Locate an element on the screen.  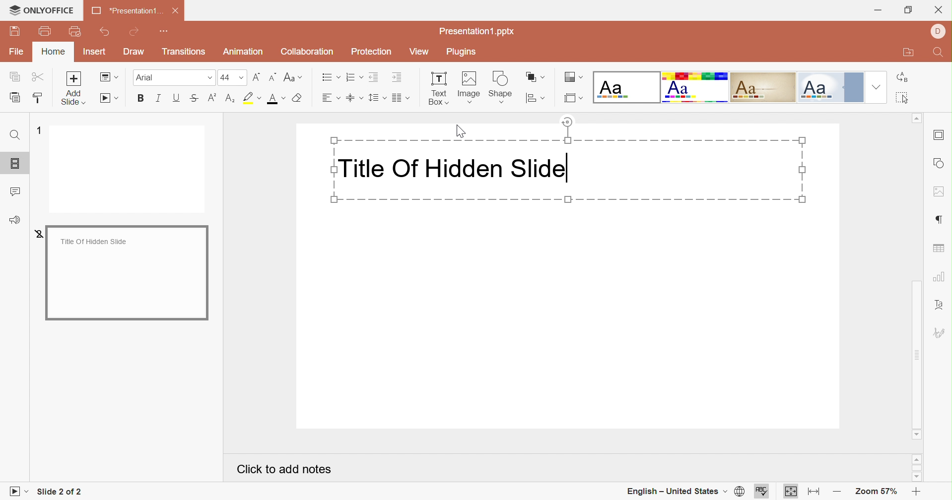
Feedback & Support is located at coordinates (14, 221).